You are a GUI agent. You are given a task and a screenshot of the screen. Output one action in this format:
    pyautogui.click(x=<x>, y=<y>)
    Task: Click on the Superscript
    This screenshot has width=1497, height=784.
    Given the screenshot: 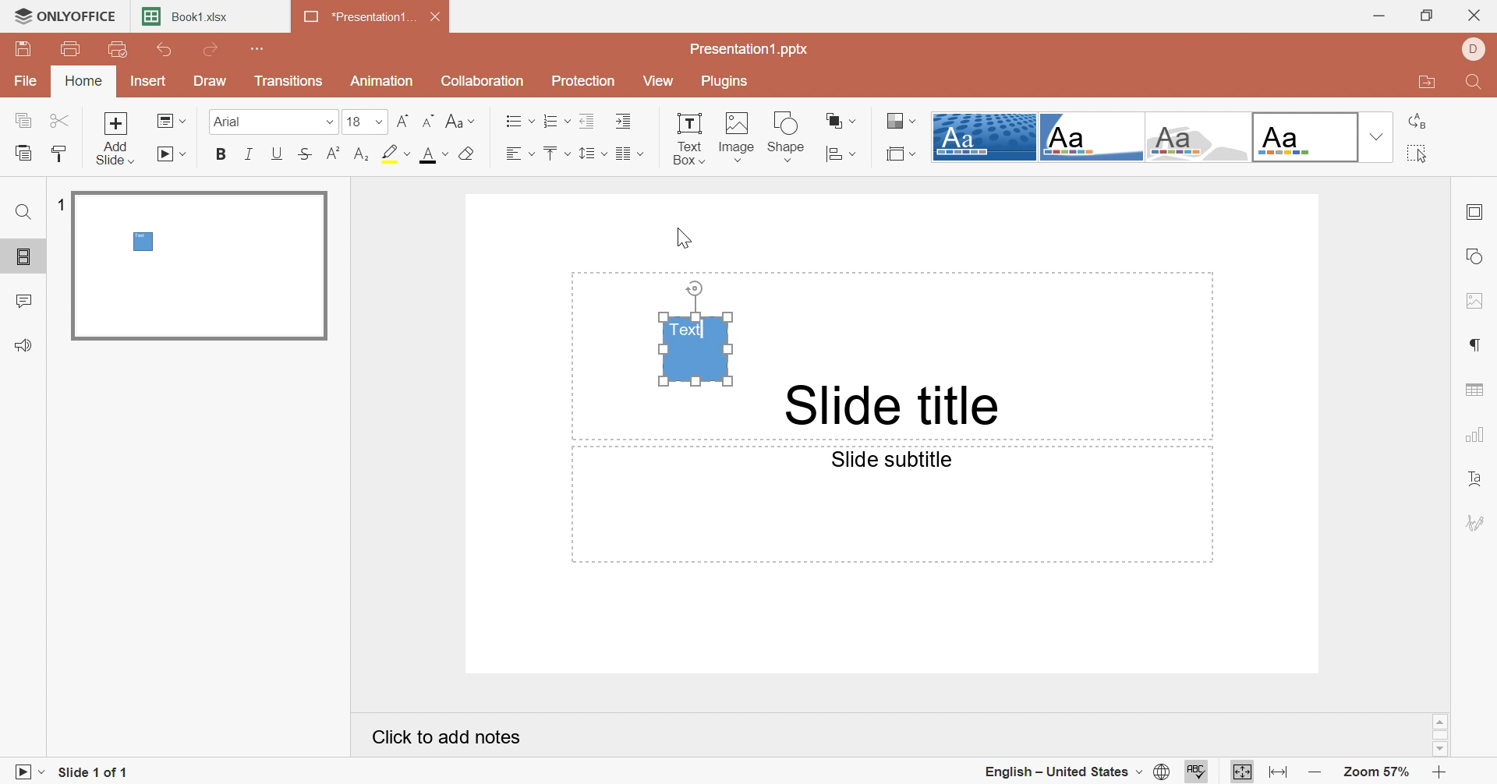 What is the action you would take?
    pyautogui.click(x=333, y=154)
    